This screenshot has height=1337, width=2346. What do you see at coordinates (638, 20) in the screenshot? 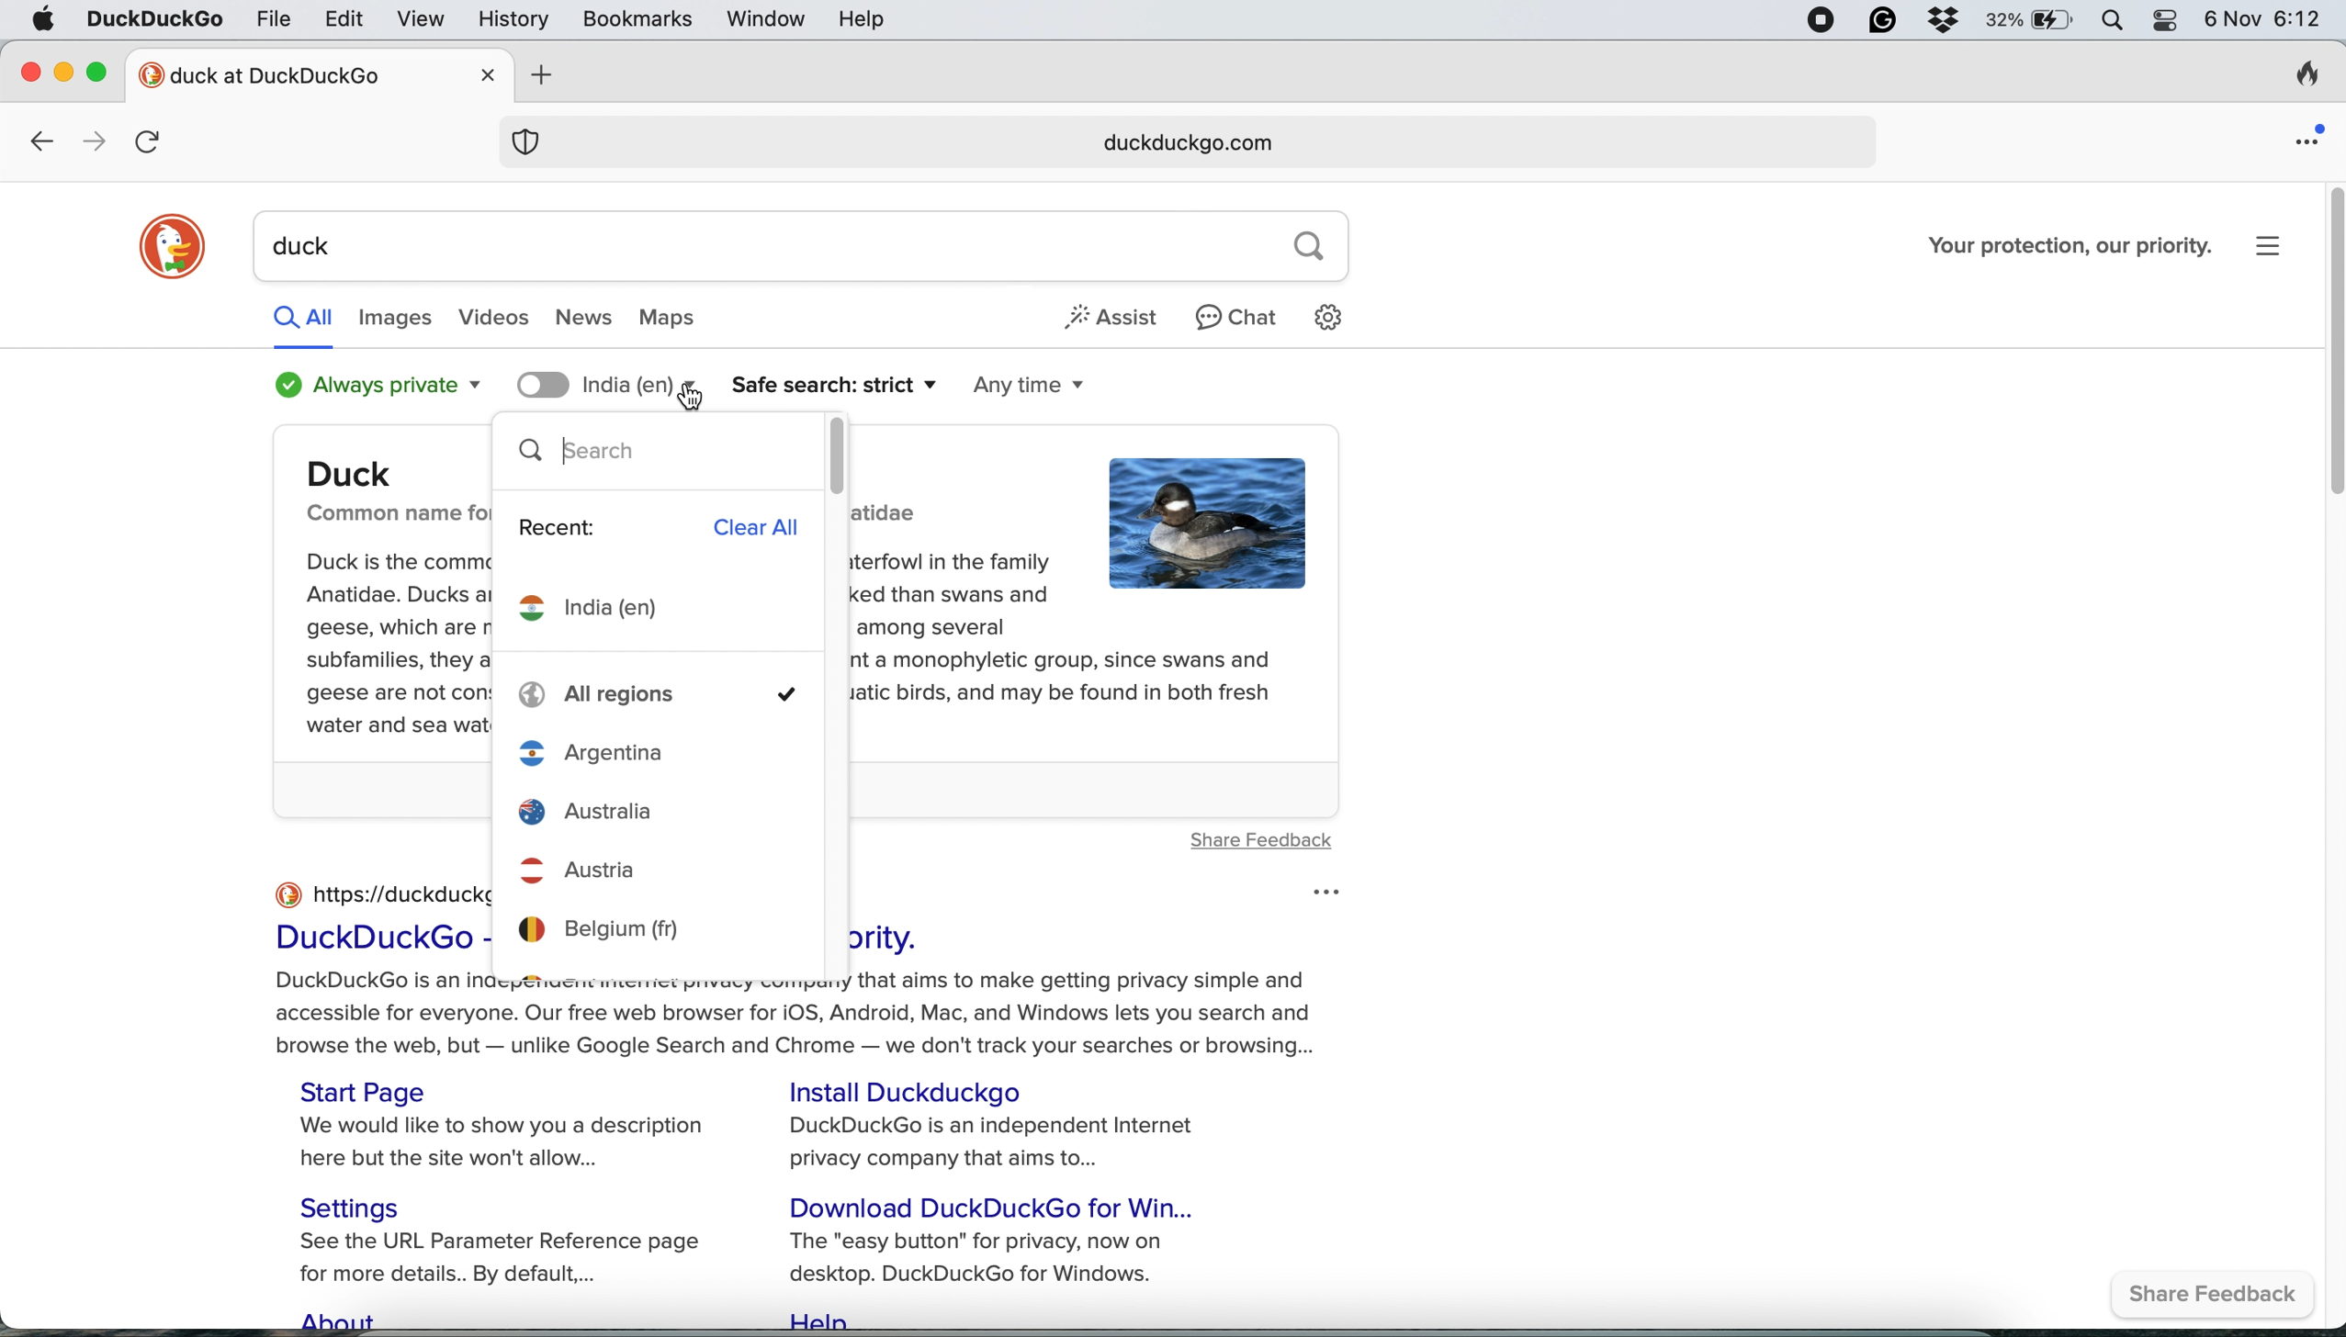
I see `bookmarks` at bounding box center [638, 20].